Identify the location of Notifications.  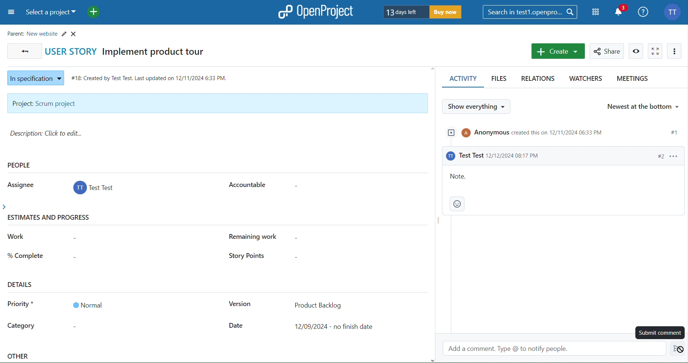
(621, 11).